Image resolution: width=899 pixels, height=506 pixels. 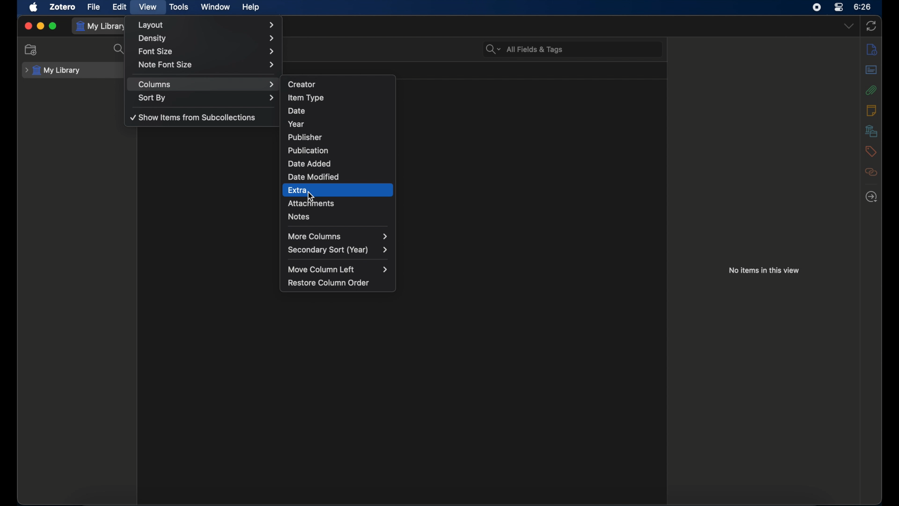 What do you see at coordinates (206, 52) in the screenshot?
I see `font size` at bounding box center [206, 52].